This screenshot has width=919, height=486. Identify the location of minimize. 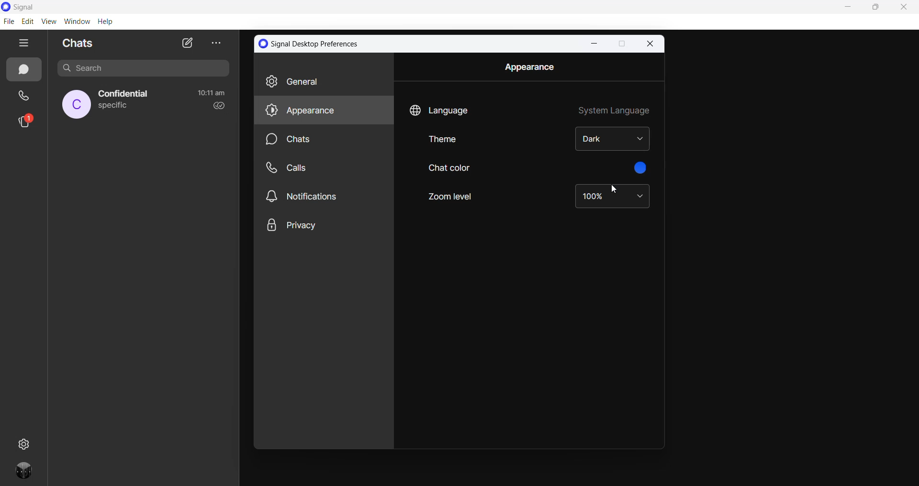
(593, 44).